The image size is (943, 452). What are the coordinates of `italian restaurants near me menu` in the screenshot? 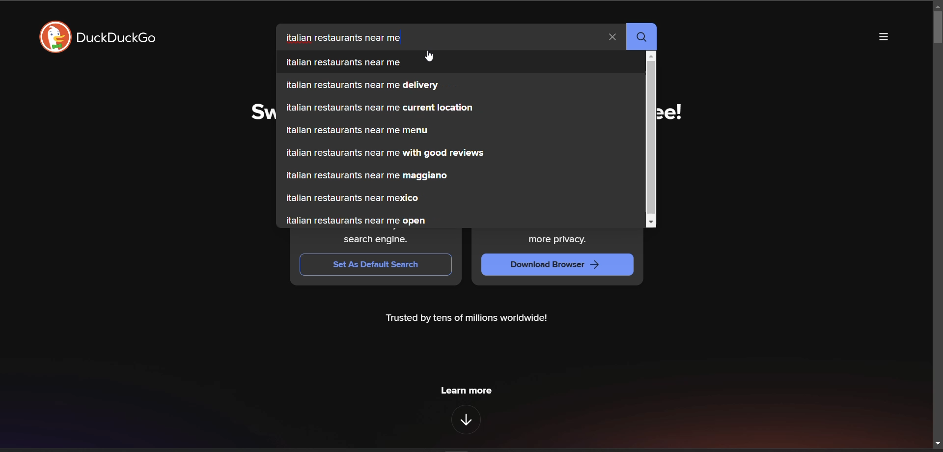 It's located at (460, 130).